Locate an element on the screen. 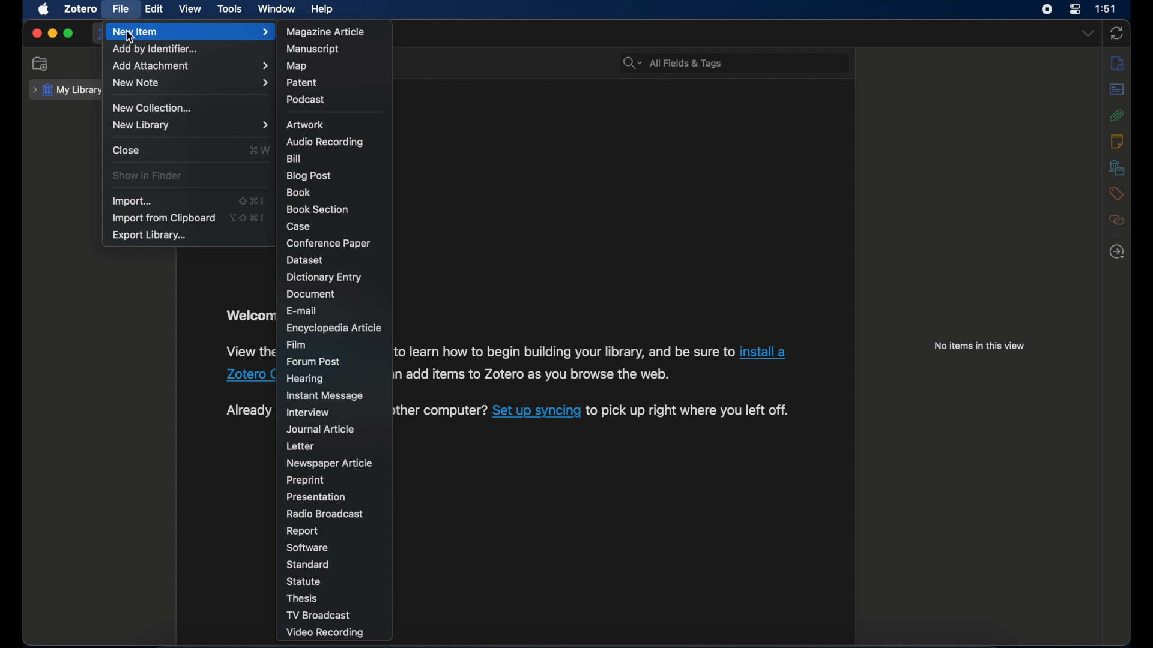  bill is located at coordinates (295, 159).